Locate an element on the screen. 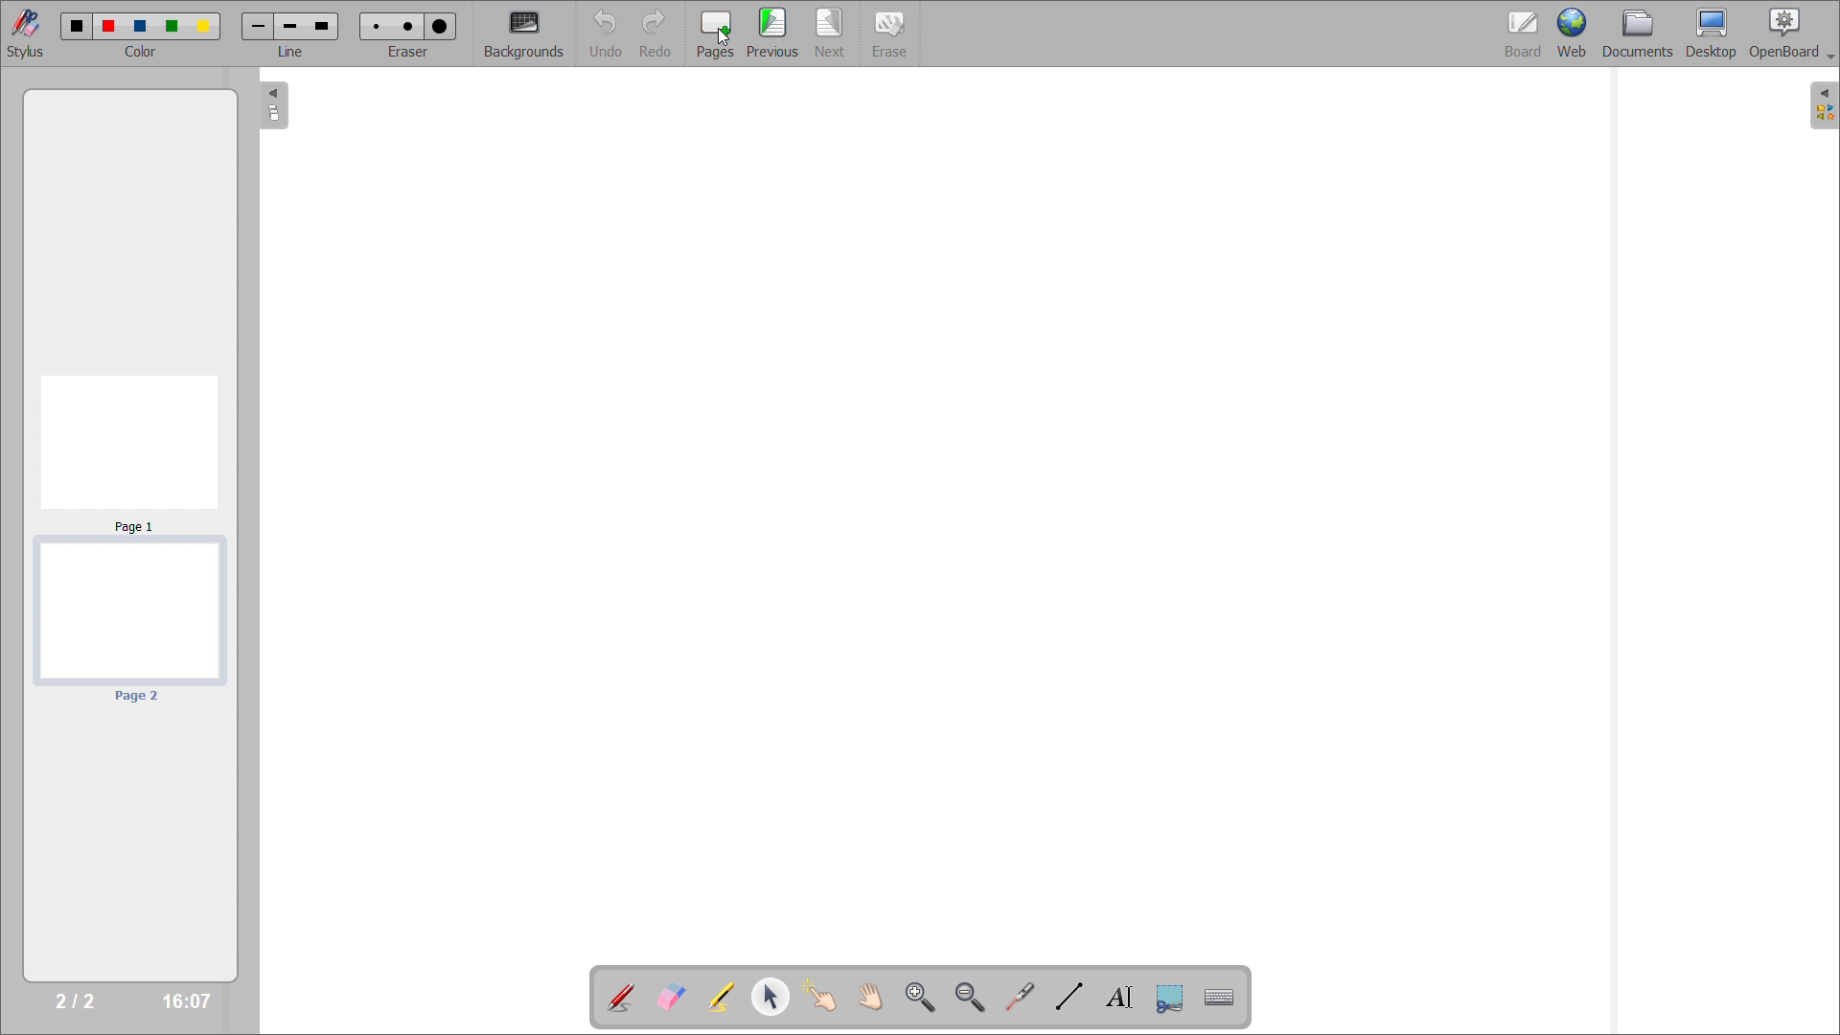  add annotations is located at coordinates (619, 998).